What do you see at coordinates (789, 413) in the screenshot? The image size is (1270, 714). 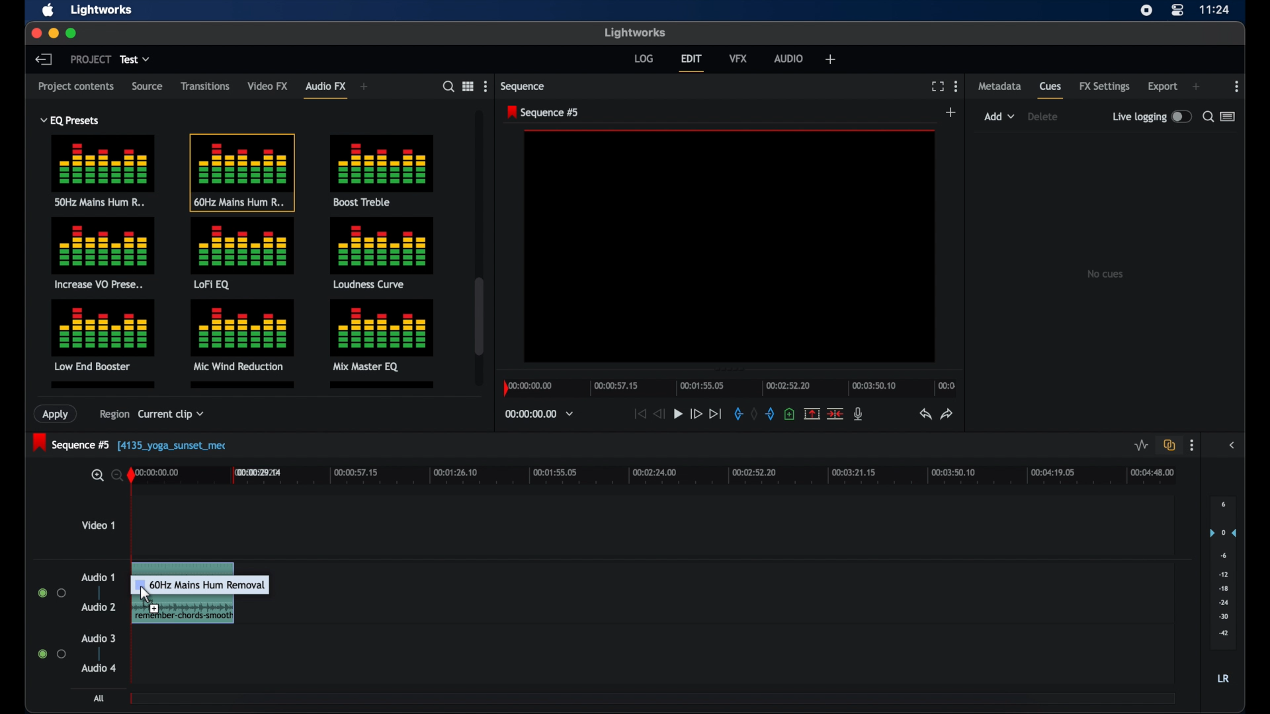 I see `add cue at current position` at bounding box center [789, 413].